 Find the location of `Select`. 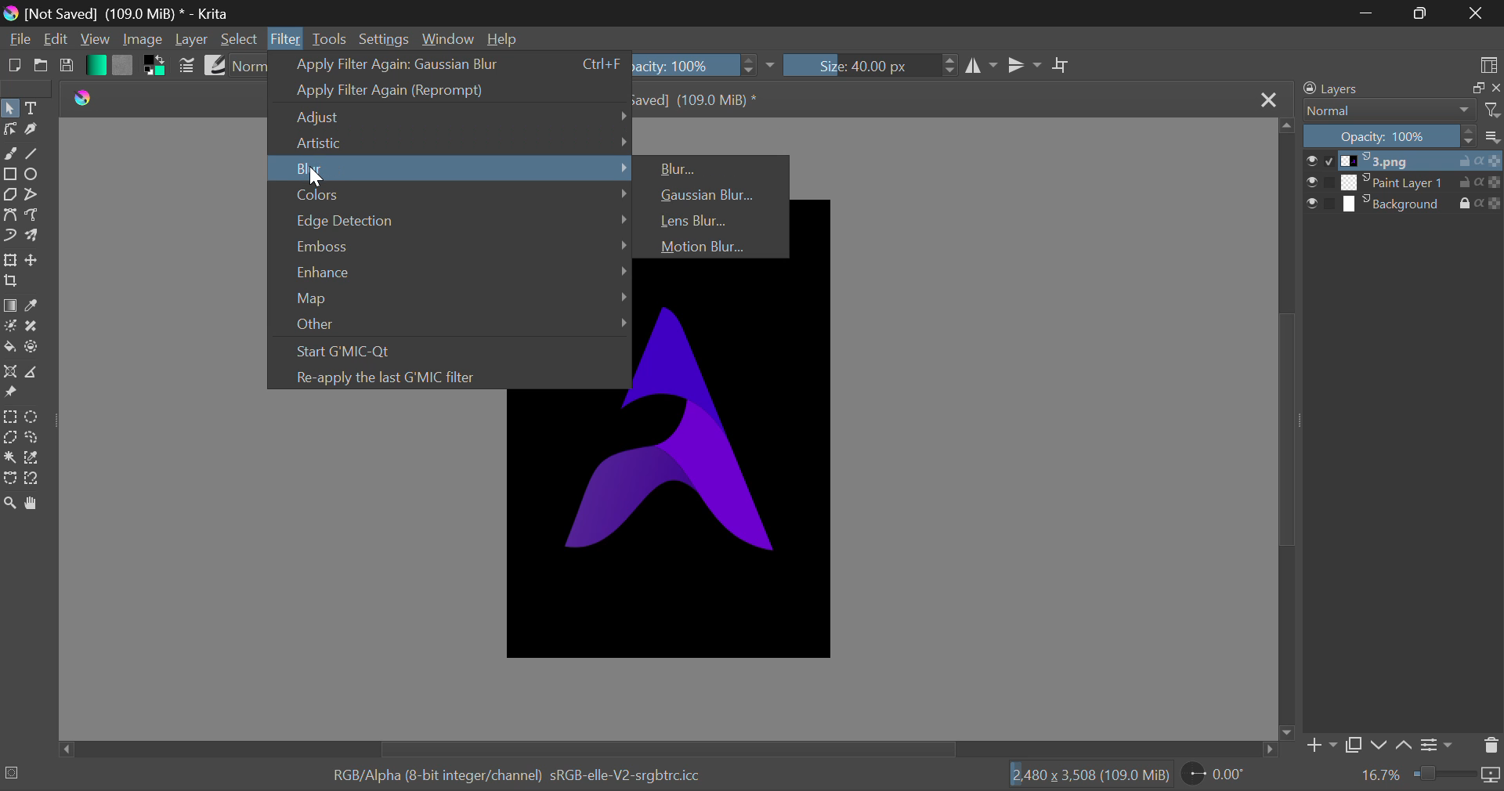

Select is located at coordinates (10, 107).